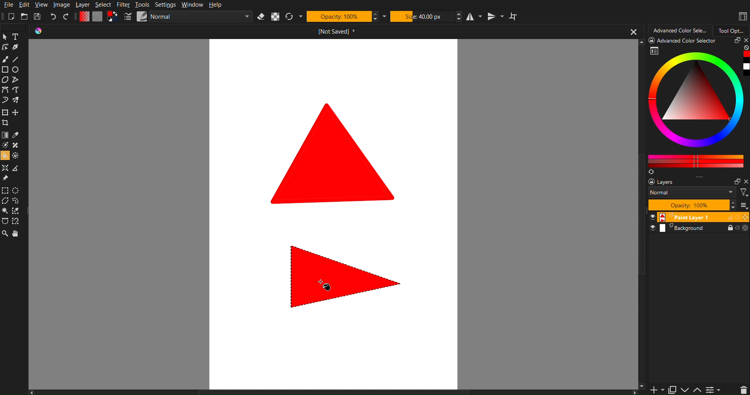  Describe the element at coordinates (98, 18) in the screenshot. I see `Color Settings` at that location.